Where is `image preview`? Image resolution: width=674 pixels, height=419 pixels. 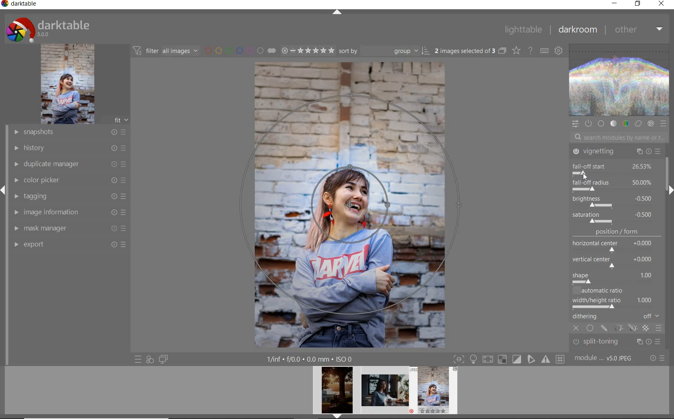 image preview is located at coordinates (436, 393).